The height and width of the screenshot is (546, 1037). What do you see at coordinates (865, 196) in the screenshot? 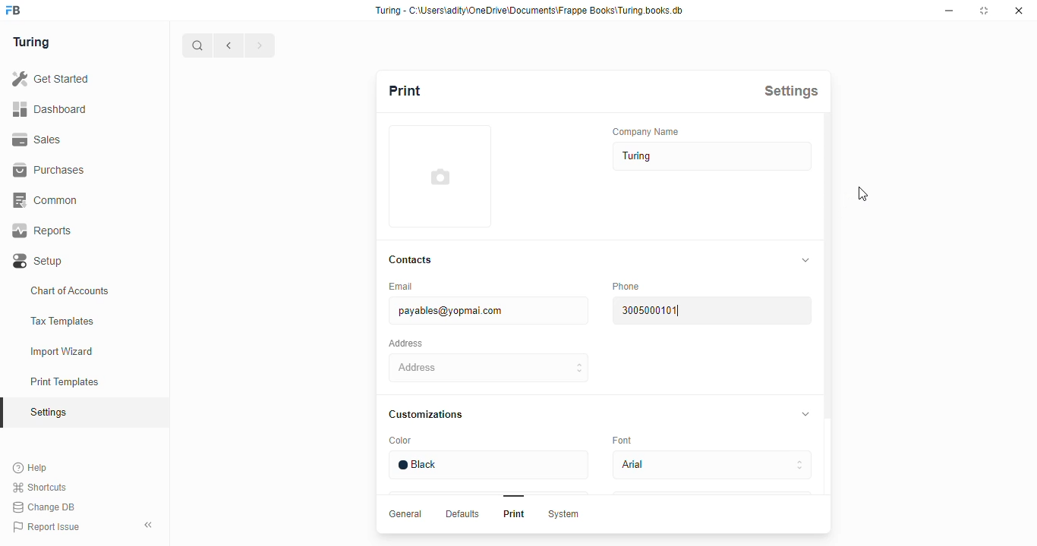
I see `cursor` at bounding box center [865, 196].